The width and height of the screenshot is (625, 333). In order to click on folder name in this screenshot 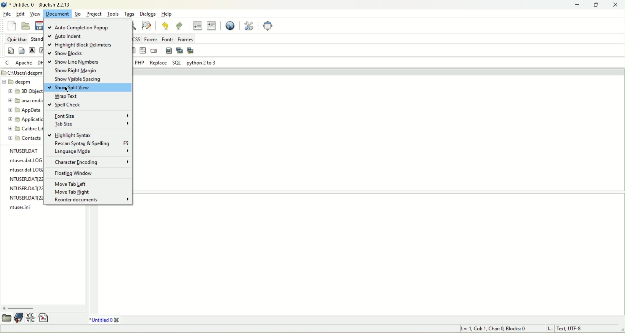, I will do `click(23, 91)`.